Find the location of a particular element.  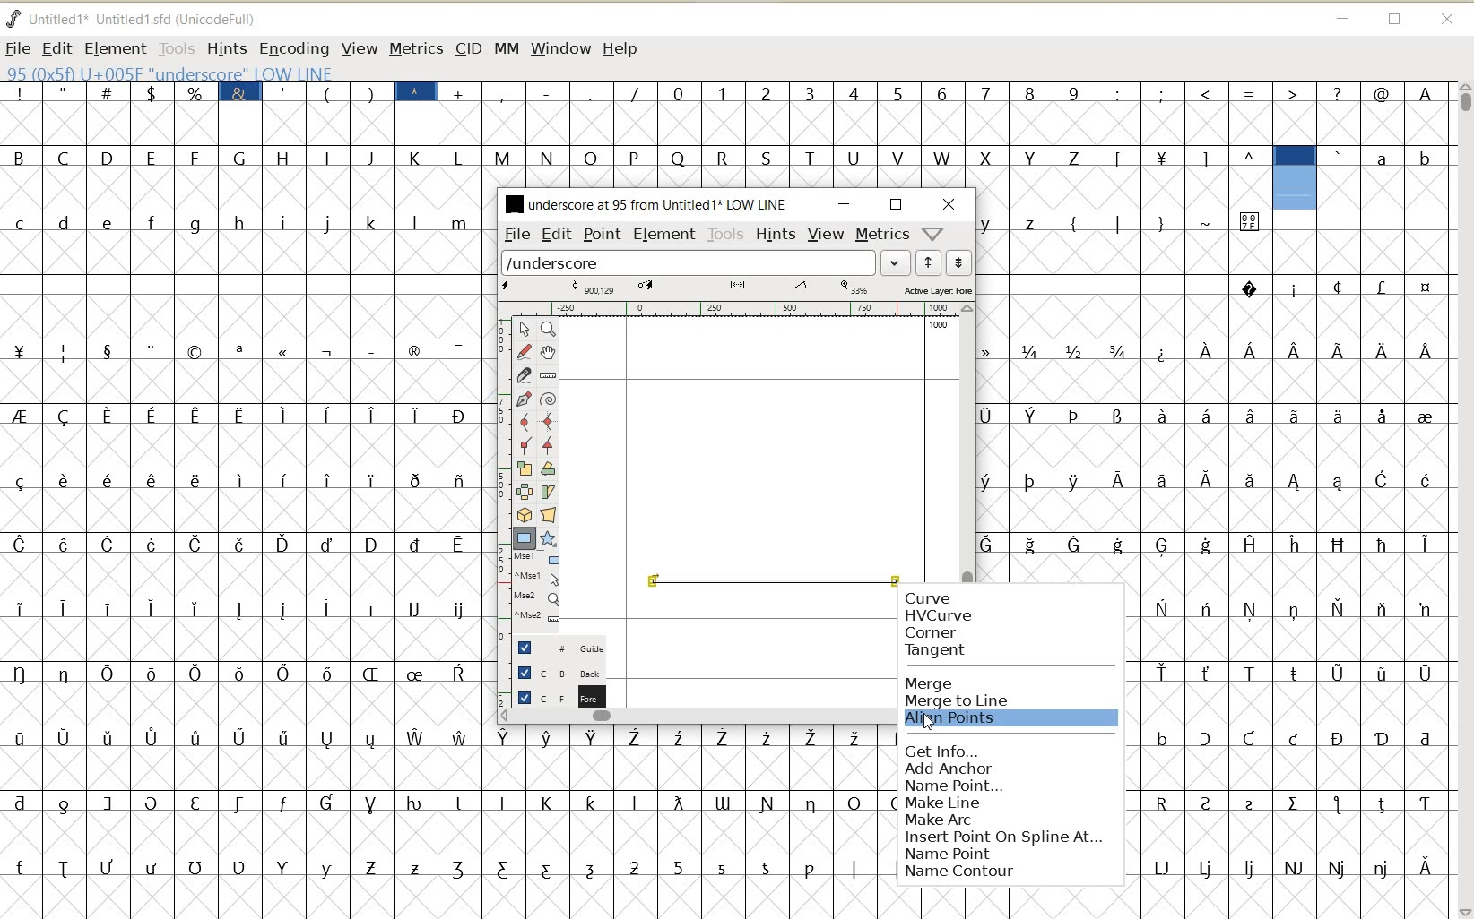

Magnify is located at coordinates (547, 329).